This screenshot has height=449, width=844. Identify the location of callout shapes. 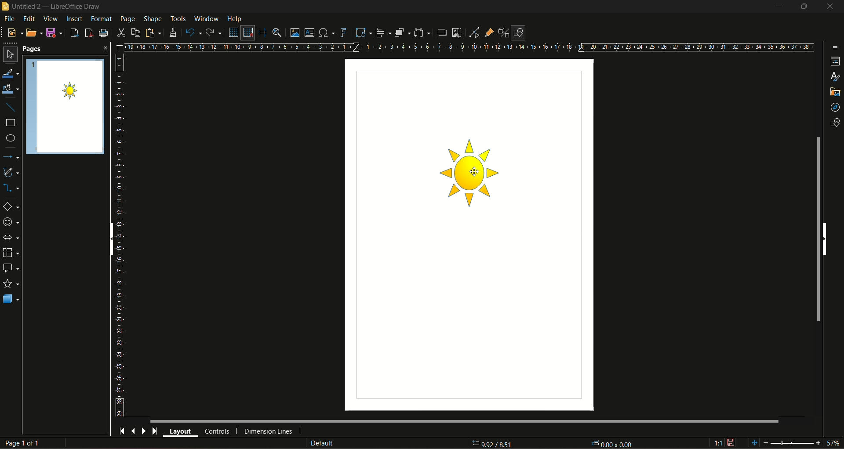
(11, 268).